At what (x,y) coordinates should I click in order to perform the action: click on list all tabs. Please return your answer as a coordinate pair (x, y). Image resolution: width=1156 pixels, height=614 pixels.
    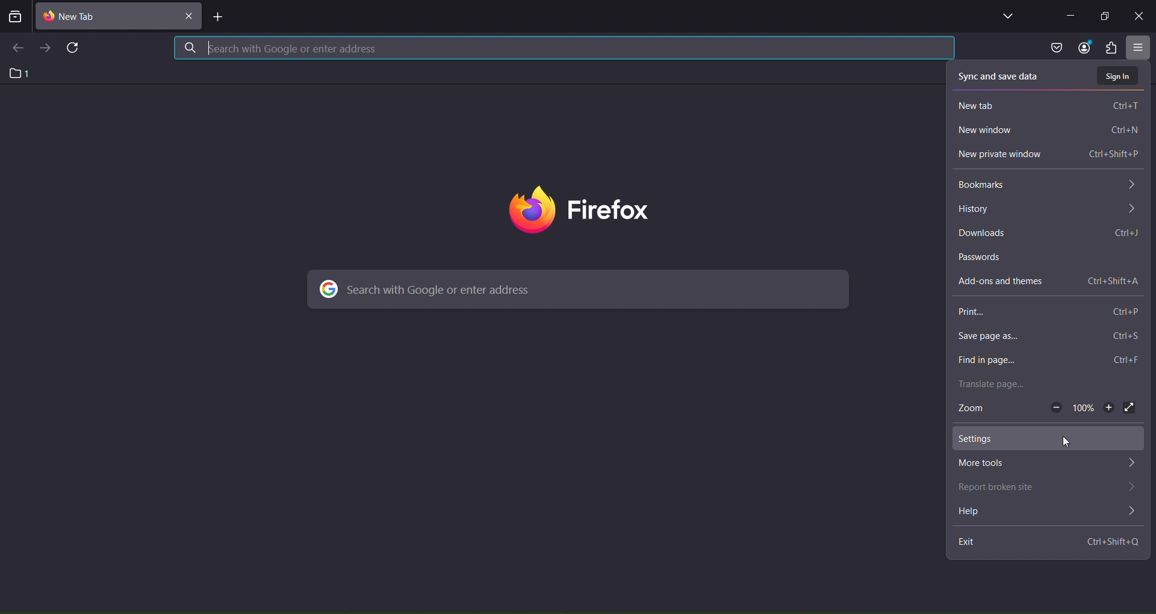
    Looking at the image, I should click on (1004, 17).